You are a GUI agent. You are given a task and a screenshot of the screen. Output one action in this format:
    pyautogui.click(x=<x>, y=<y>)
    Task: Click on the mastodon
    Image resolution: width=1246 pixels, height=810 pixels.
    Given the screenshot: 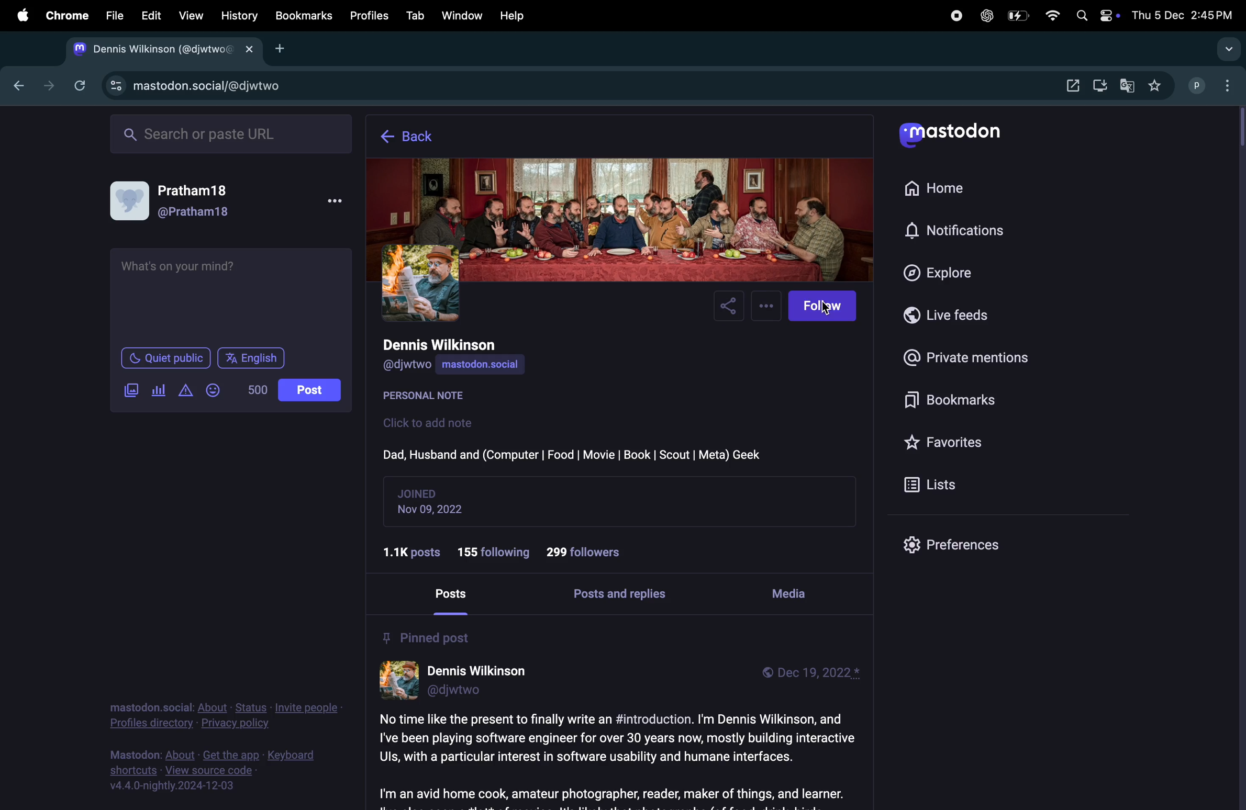 What is the action you would take?
    pyautogui.click(x=950, y=135)
    